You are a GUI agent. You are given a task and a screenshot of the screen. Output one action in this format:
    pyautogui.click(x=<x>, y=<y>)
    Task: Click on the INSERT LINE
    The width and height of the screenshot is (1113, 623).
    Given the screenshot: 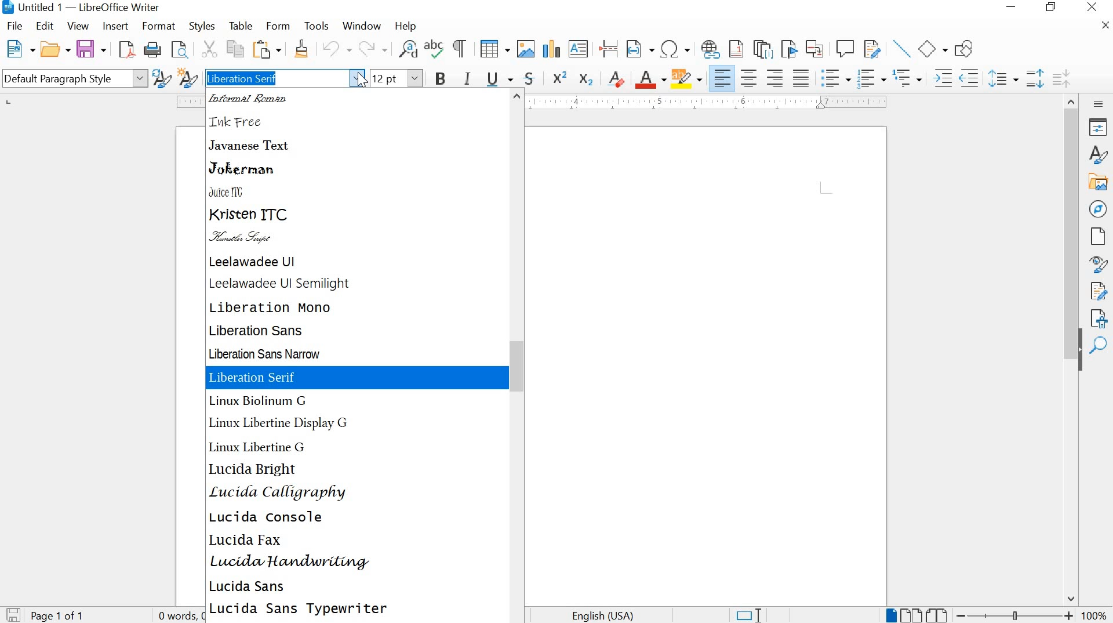 What is the action you would take?
    pyautogui.click(x=901, y=49)
    